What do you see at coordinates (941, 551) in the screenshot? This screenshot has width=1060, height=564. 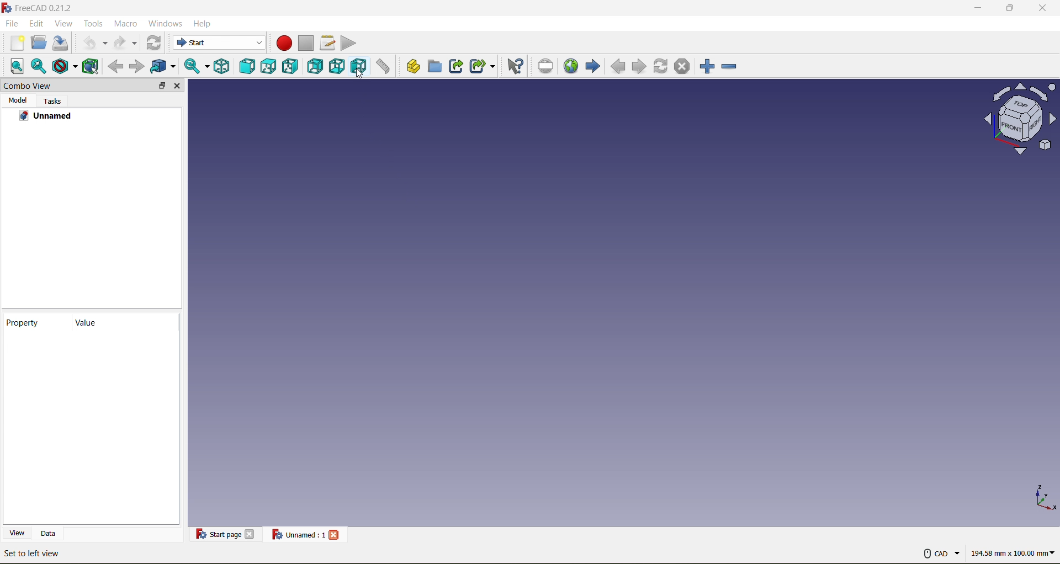 I see `CAD Mouse` at bounding box center [941, 551].